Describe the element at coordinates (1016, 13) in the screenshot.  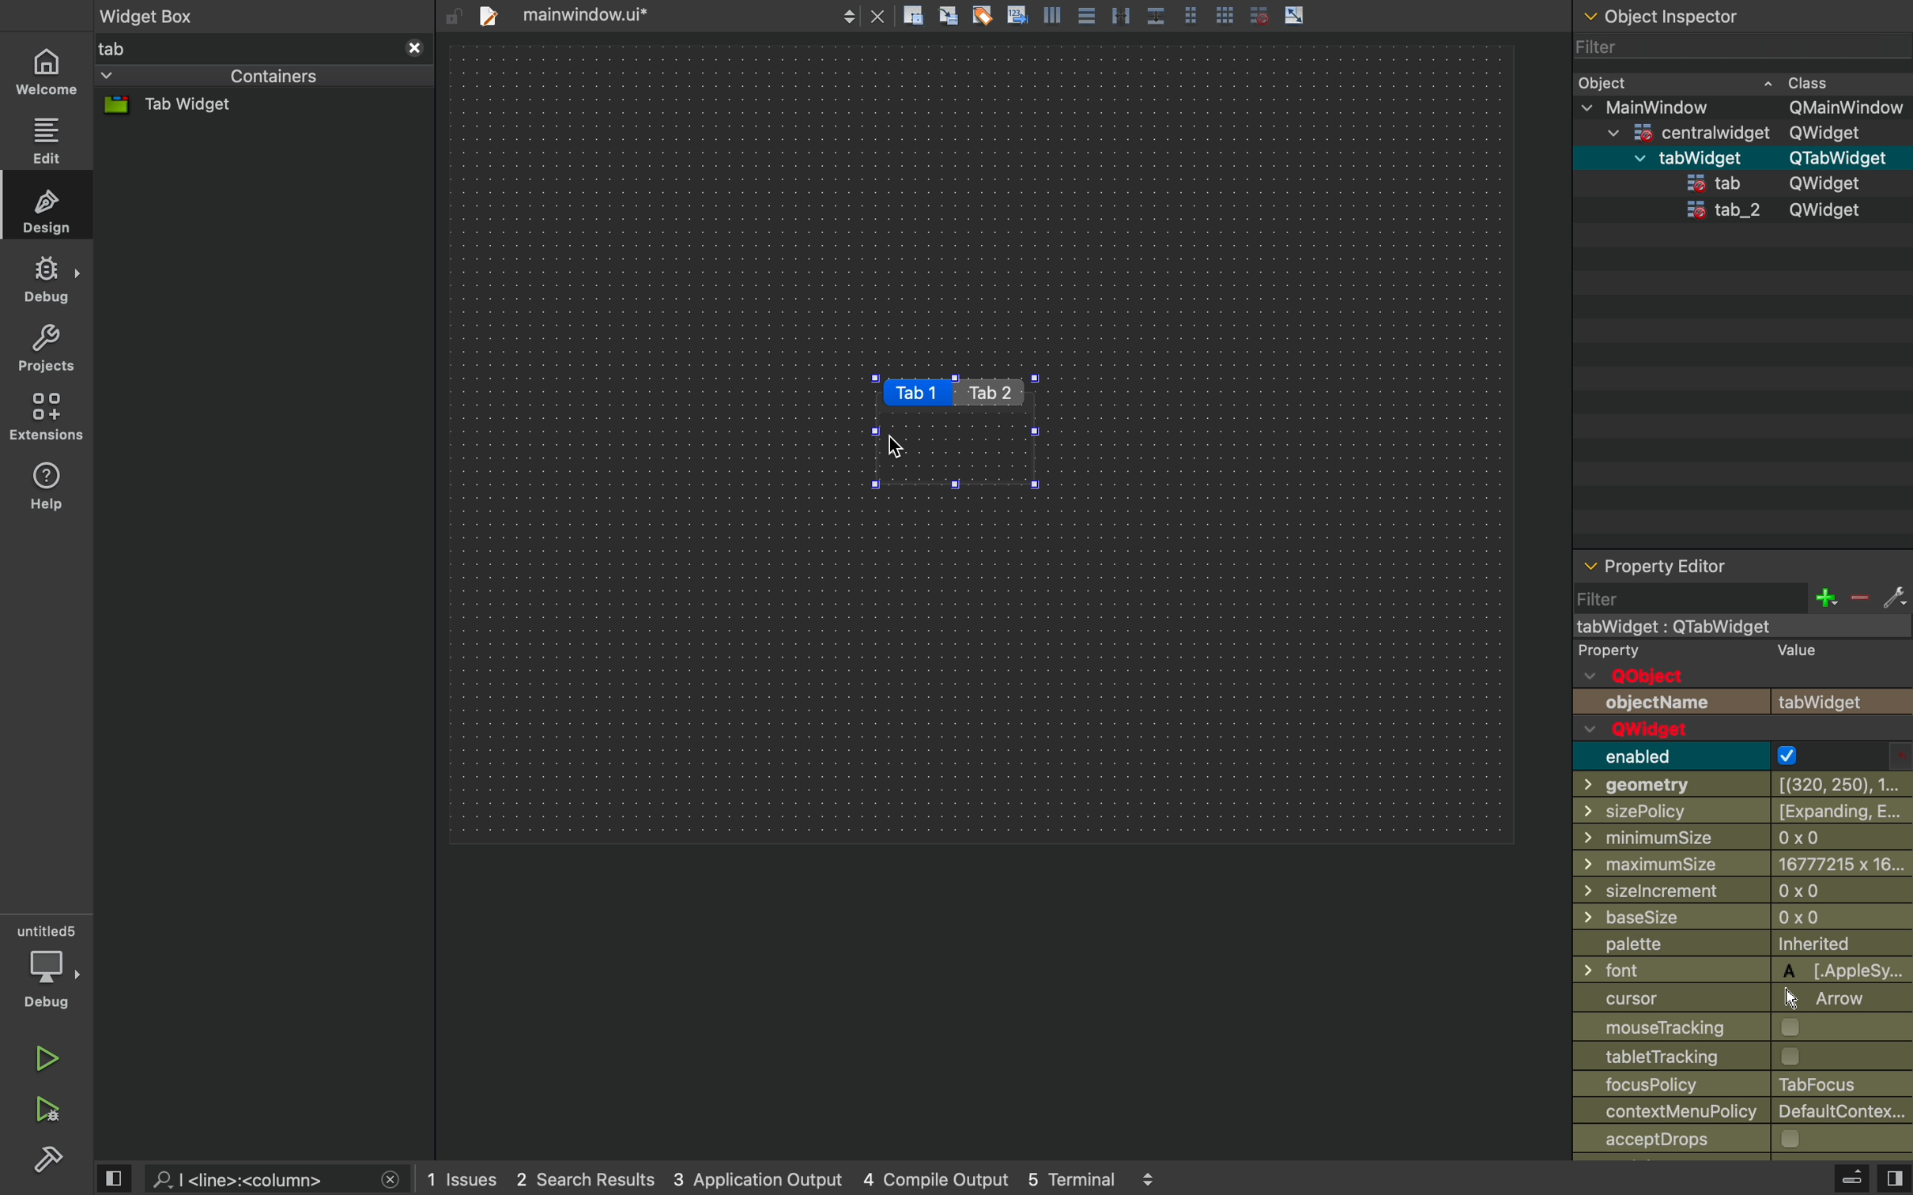
I see `insert text ` at that location.